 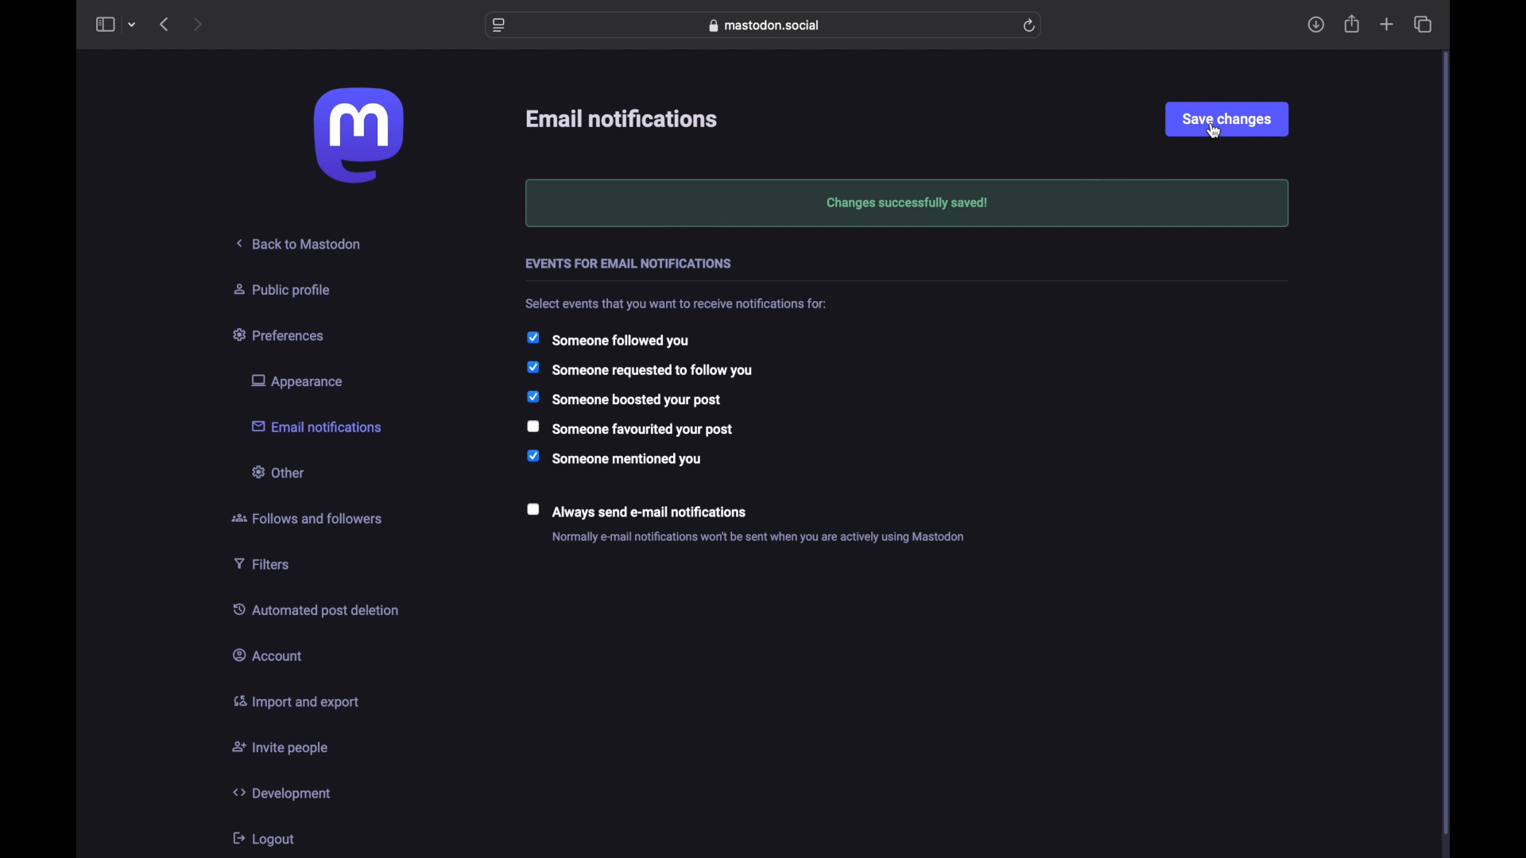 I want to click on web address, so click(x=765, y=25).